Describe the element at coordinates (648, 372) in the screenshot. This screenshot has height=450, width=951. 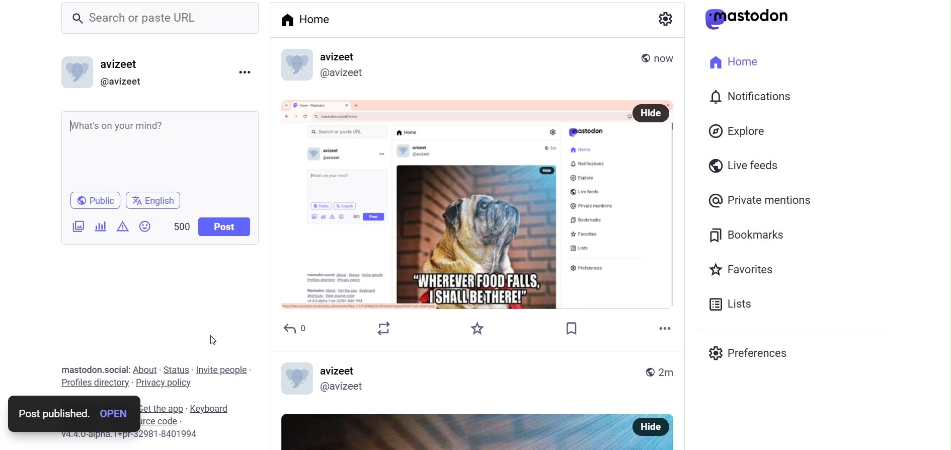
I see `public post` at that location.